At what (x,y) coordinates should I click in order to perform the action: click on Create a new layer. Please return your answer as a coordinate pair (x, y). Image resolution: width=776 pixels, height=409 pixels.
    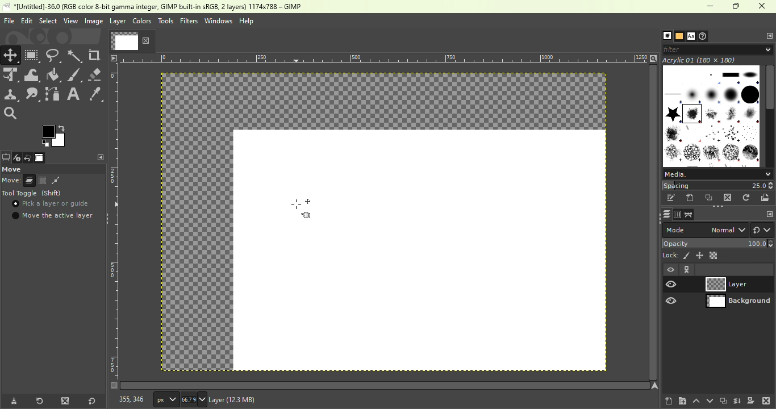
    Looking at the image, I should click on (669, 399).